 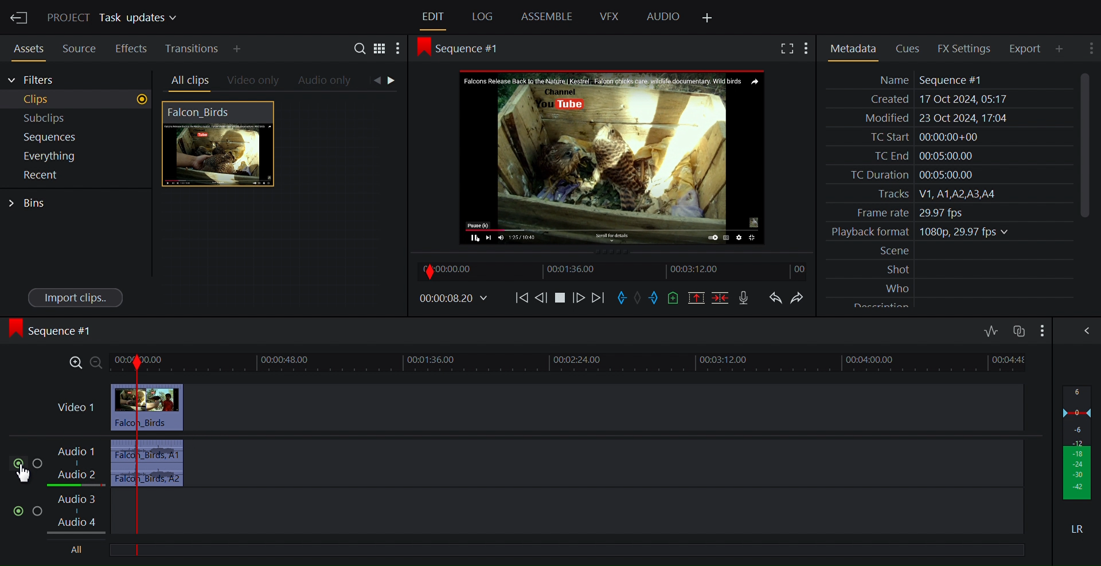 I want to click on Show/Hide audio full mix, so click(x=1041, y=330).